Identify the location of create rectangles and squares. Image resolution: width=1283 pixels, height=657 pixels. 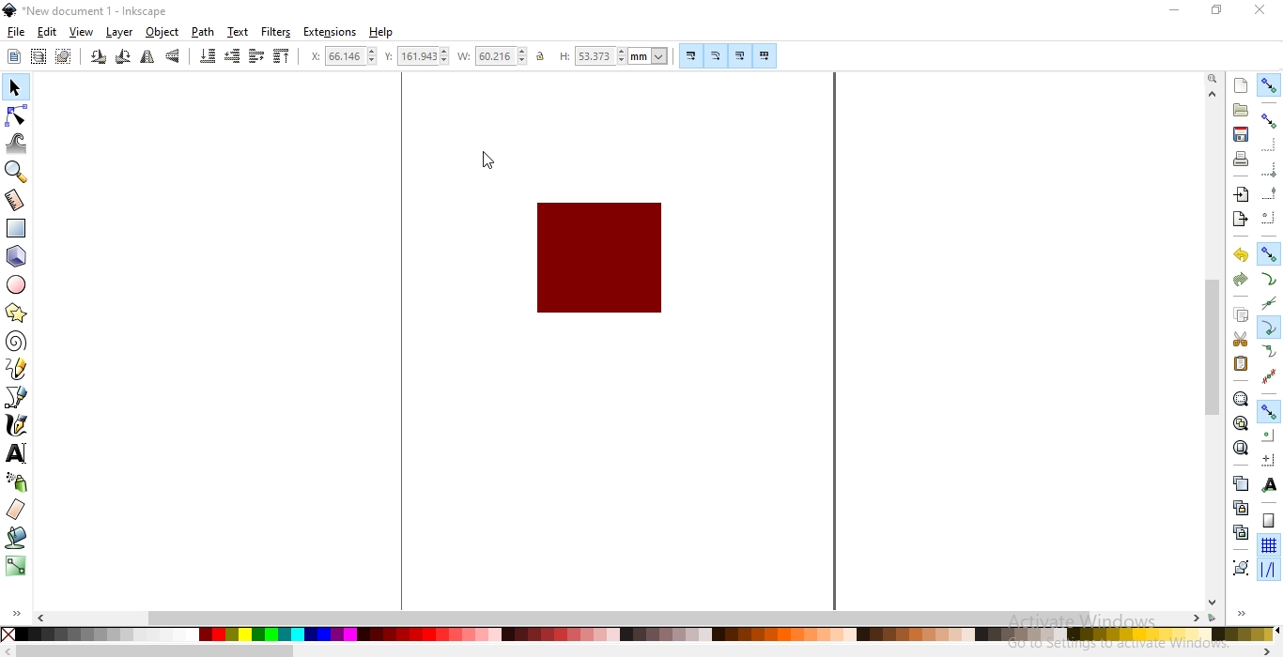
(19, 229).